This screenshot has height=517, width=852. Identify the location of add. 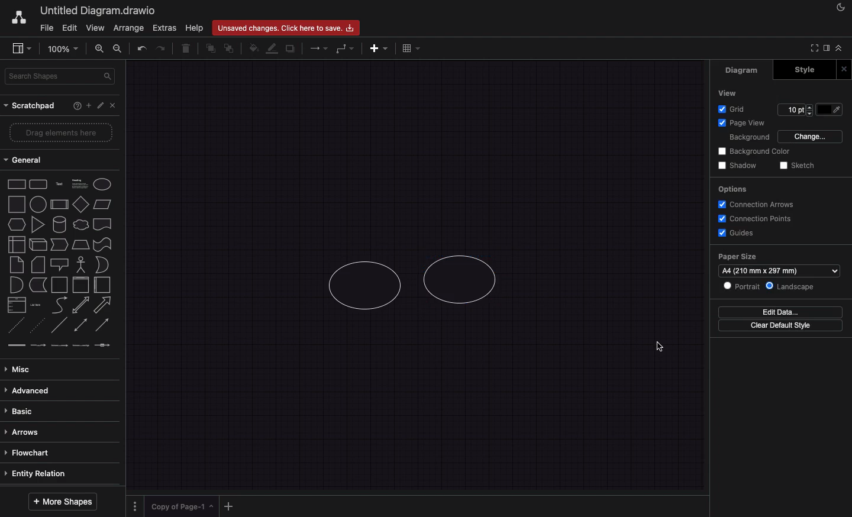
(88, 105).